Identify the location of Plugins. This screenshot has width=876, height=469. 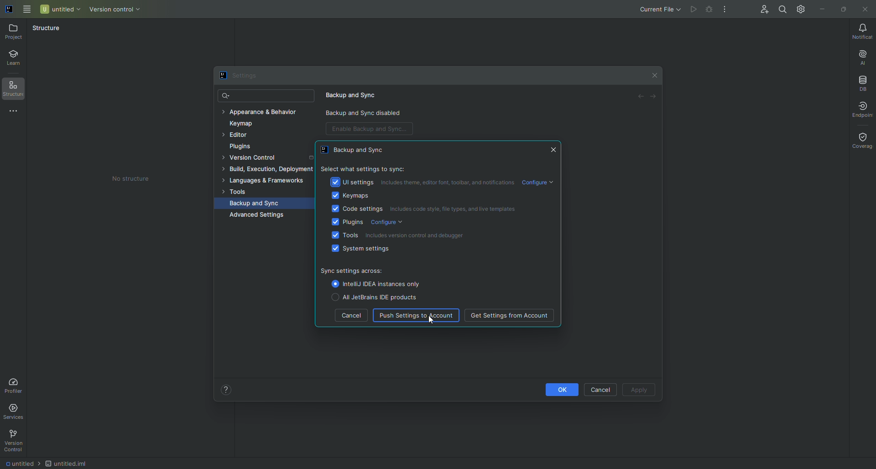
(243, 147).